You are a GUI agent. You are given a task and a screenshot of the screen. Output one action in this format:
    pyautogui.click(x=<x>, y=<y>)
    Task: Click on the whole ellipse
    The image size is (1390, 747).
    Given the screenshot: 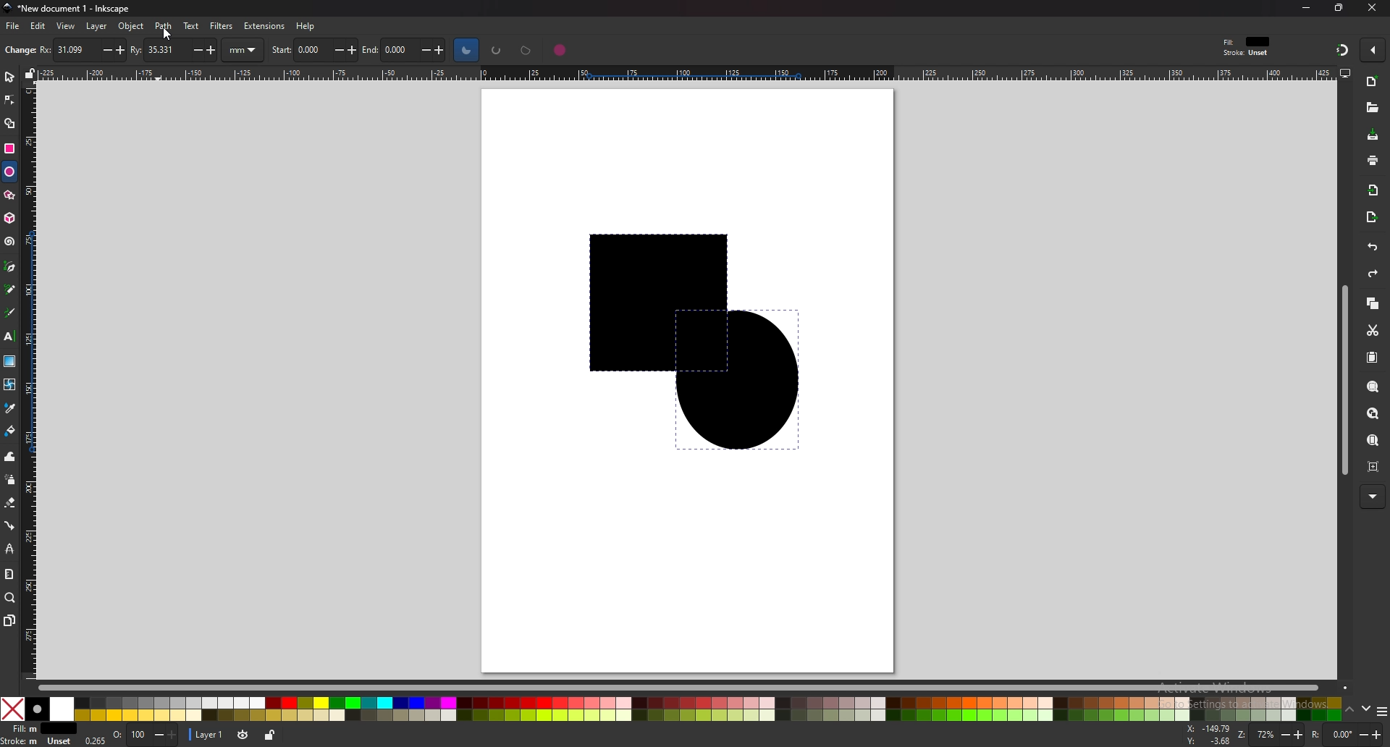 What is the action you would take?
    pyautogui.click(x=560, y=49)
    